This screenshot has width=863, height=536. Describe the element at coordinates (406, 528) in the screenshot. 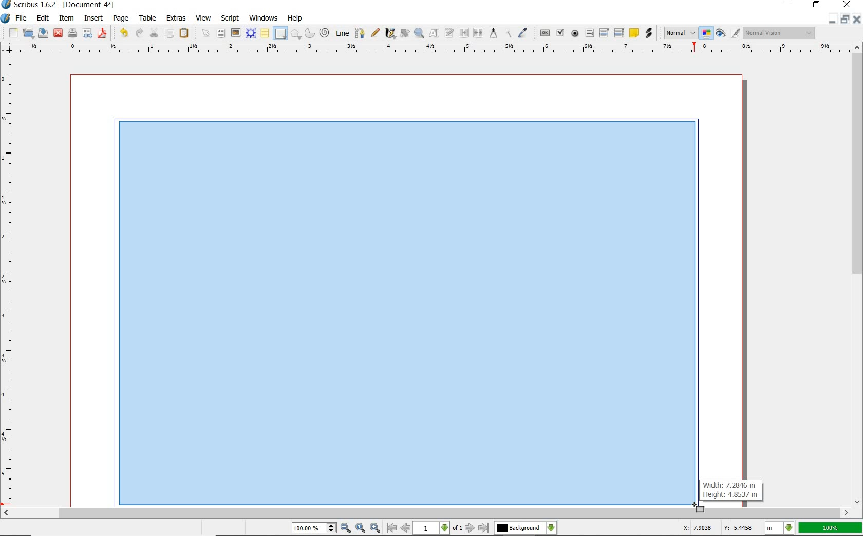

I see `go to previous page` at that location.